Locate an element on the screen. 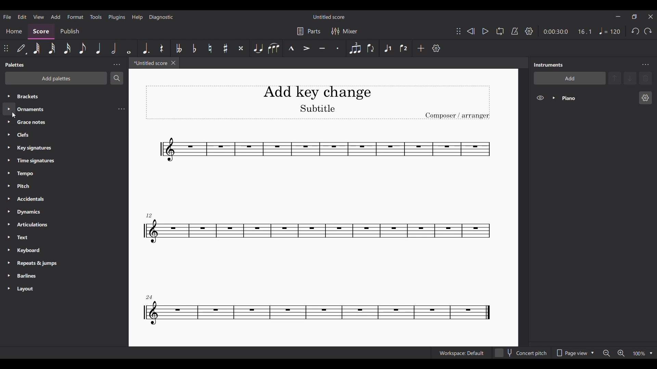  Diagnostic menu is located at coordinates (161, 17).